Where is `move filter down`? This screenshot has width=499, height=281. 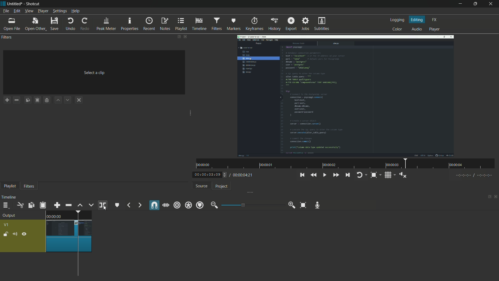 move filter down is located at coordinates (68, 100).